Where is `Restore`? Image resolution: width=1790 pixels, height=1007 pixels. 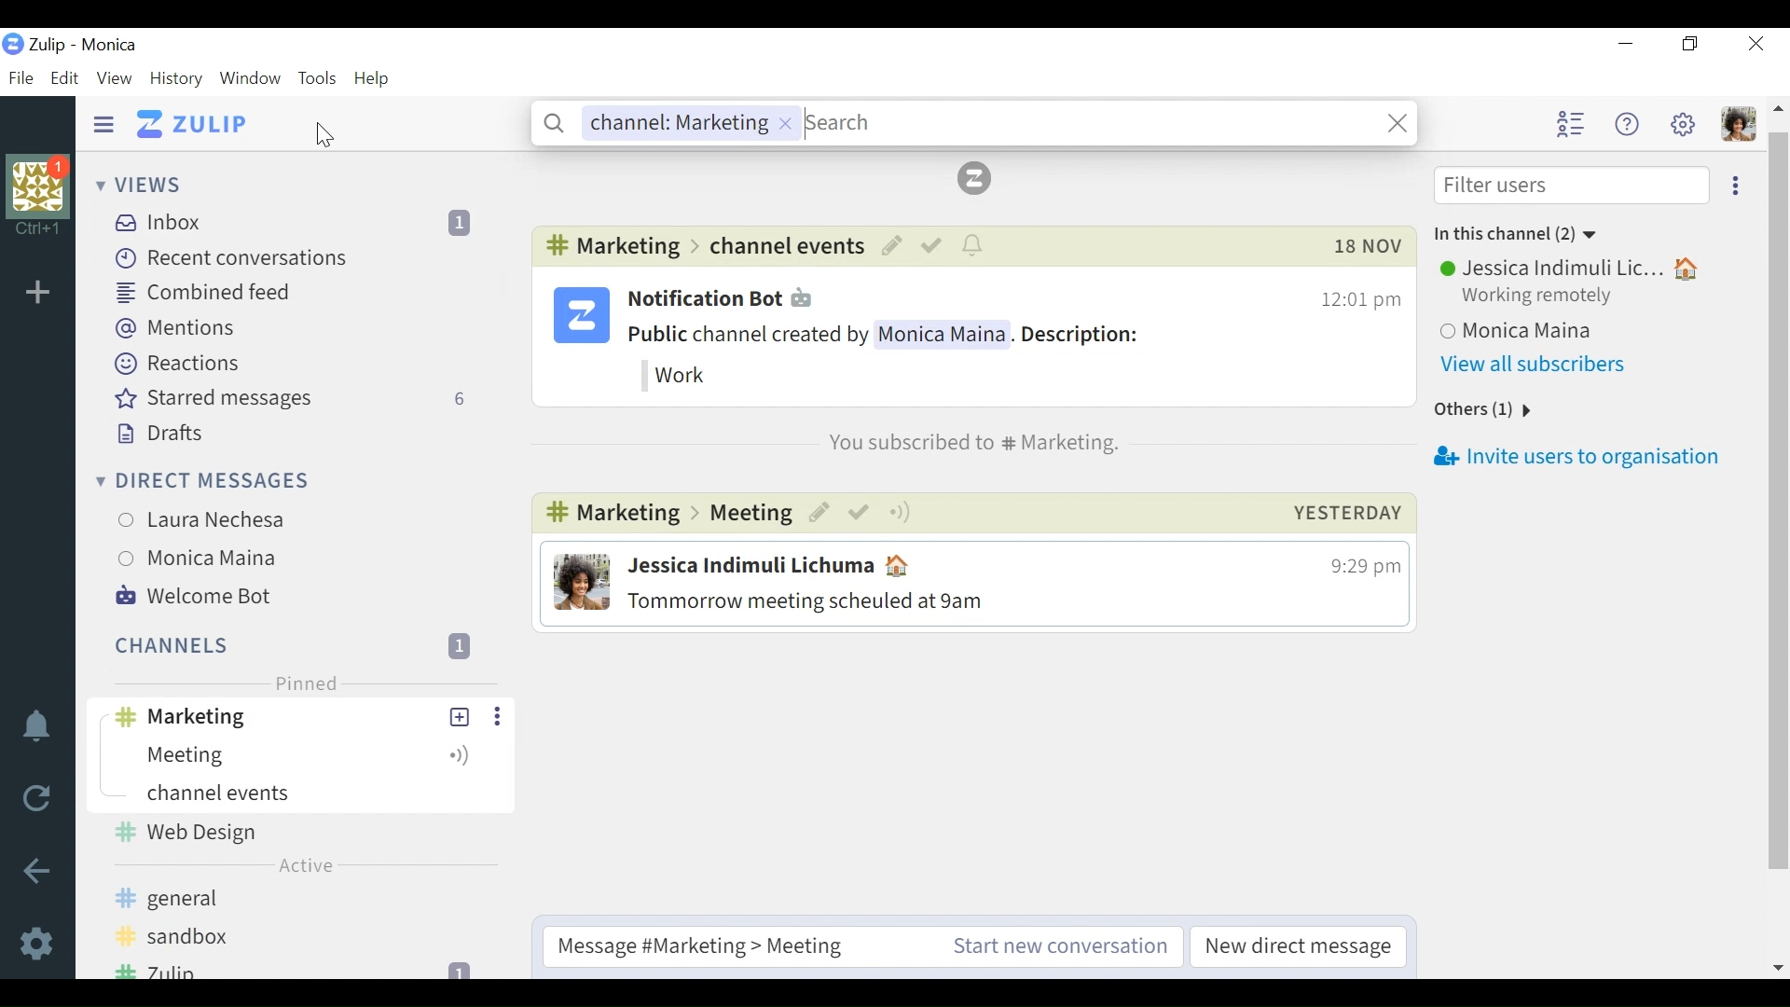 Restore is located at coordinates (1690, 44).